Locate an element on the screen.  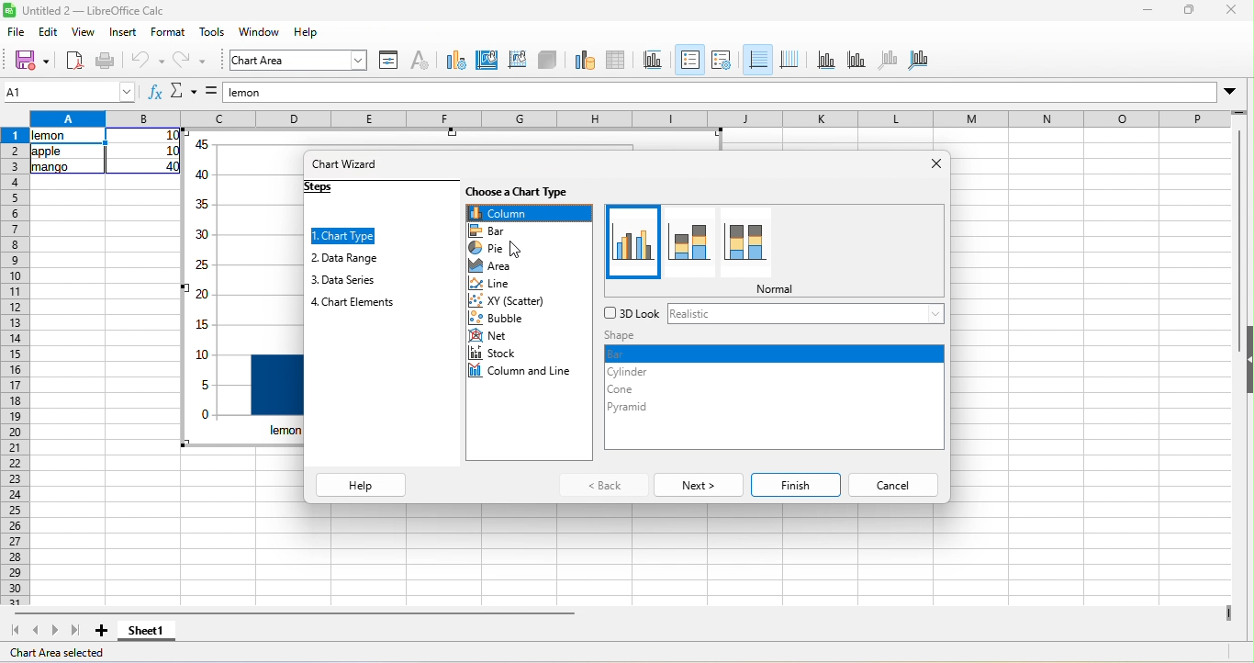
choose a chart type is located at coordinates (528, 195).